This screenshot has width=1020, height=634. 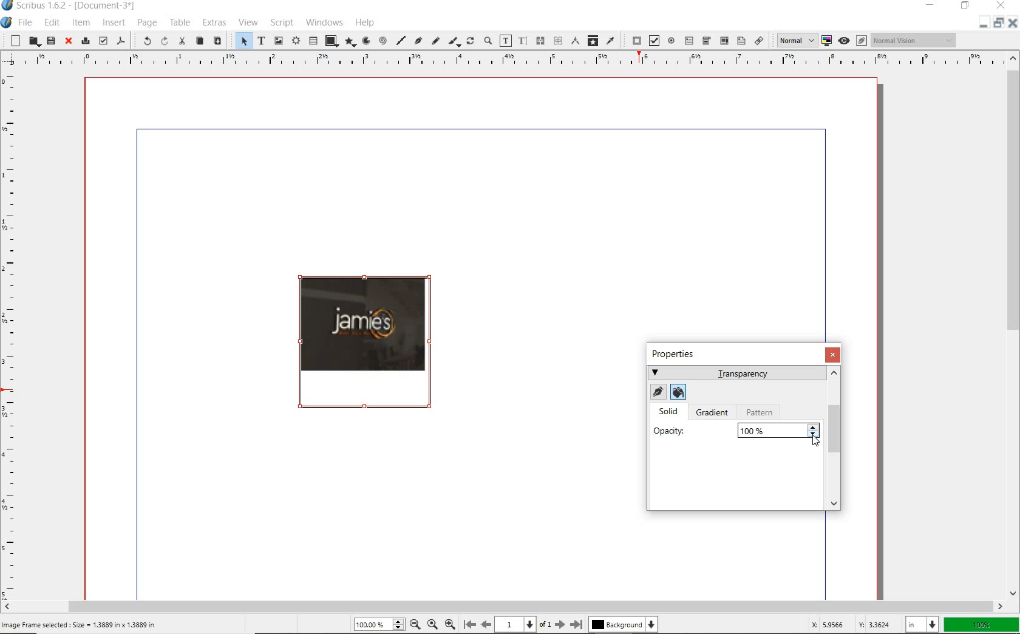 What do you see at coordinates (401, 40) in the screenshot?
I see `line` at bounding box center [401, 40].